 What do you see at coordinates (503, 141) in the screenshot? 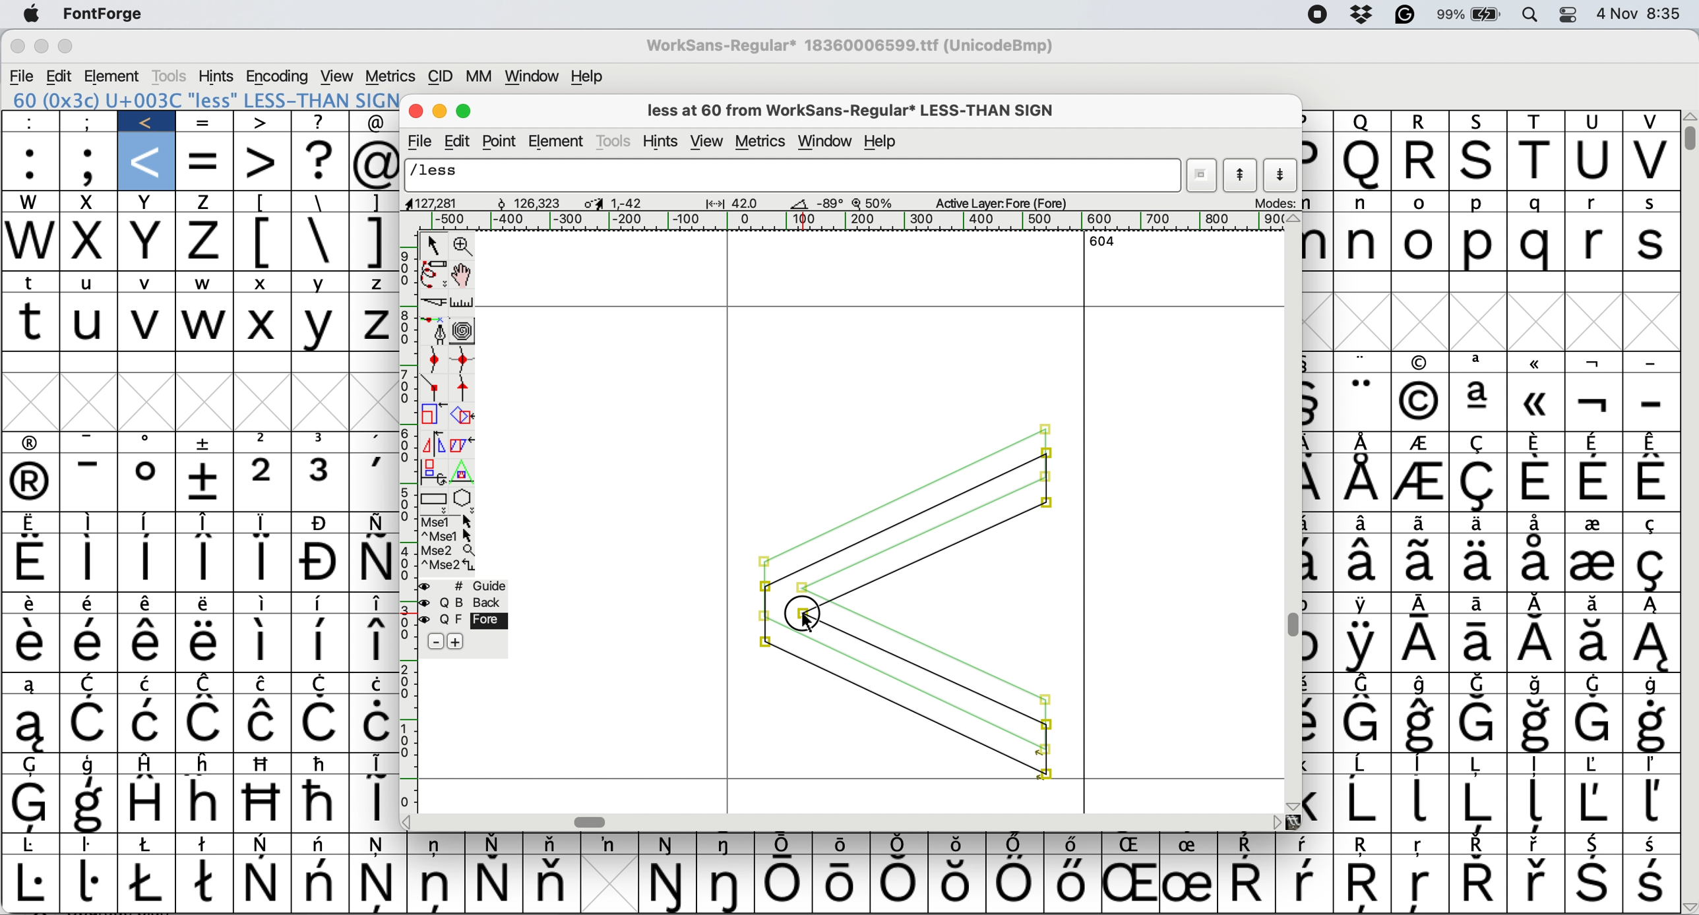
I see `point` at bounding box center [503, 141].